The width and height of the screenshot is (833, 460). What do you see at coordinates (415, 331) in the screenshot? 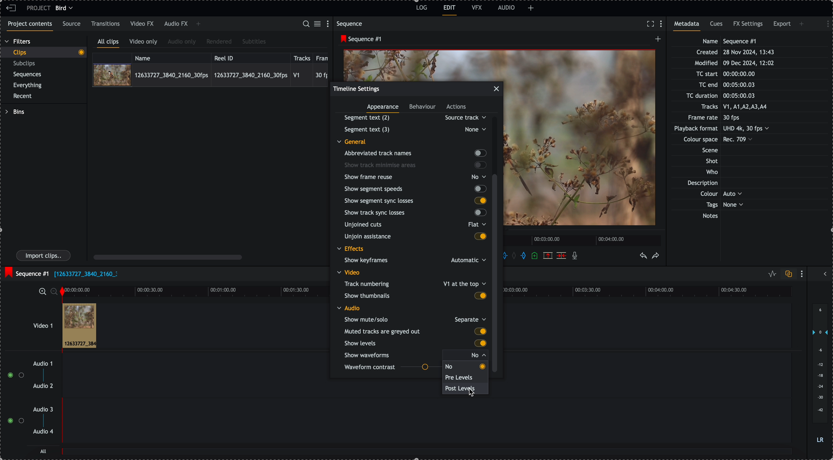
I see `muted tracks are greyed out` at bounding box center [415, 331].